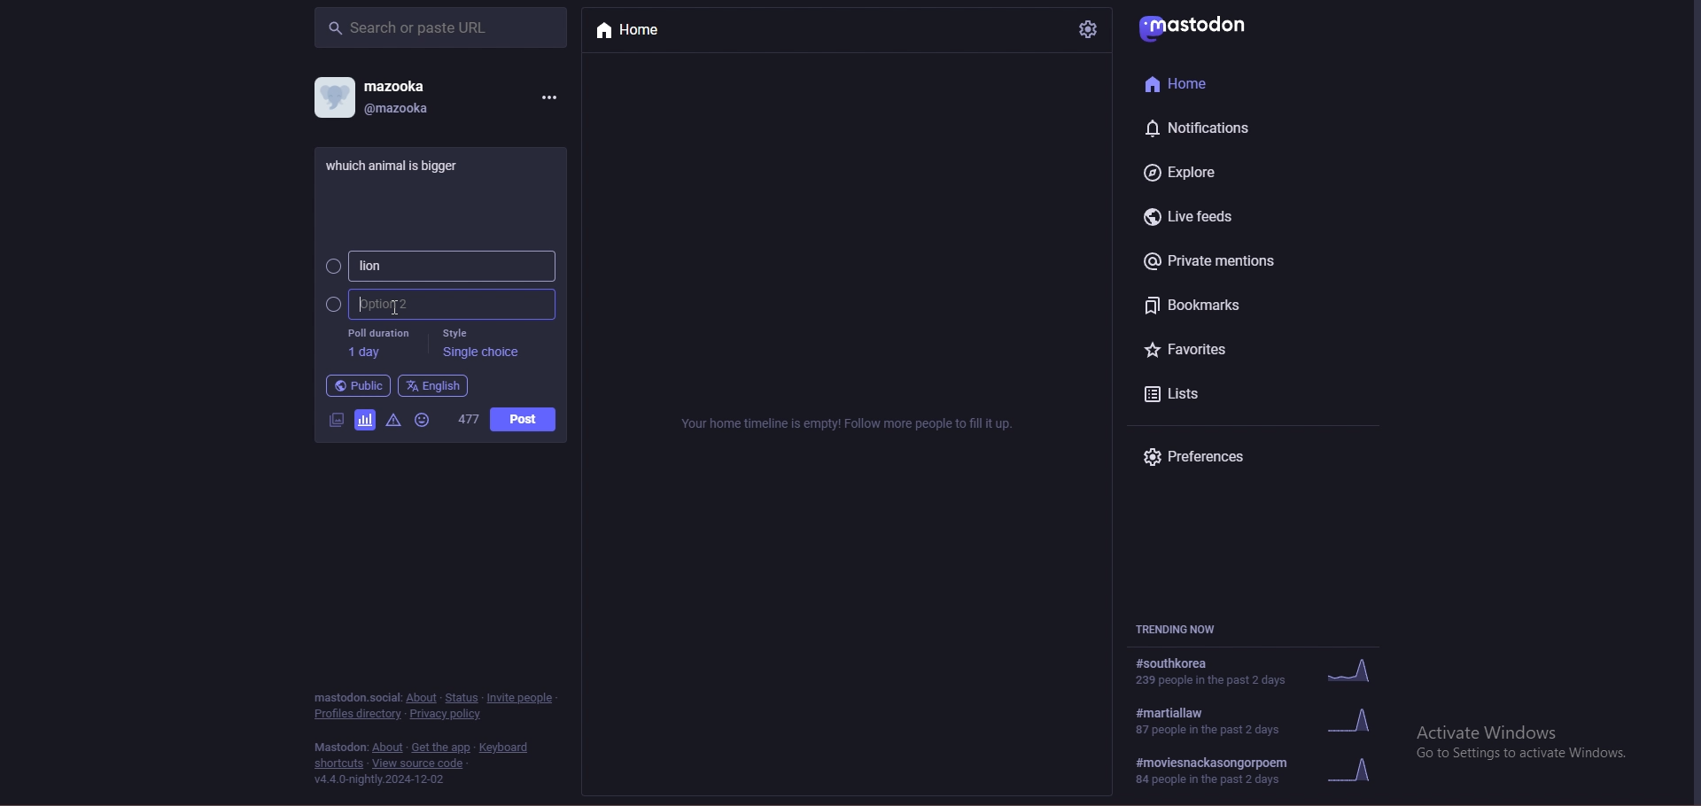  What do you see at coordinates (388, 305) in the screenshot?
I see `Cursor` at bounding box center [388, 305].